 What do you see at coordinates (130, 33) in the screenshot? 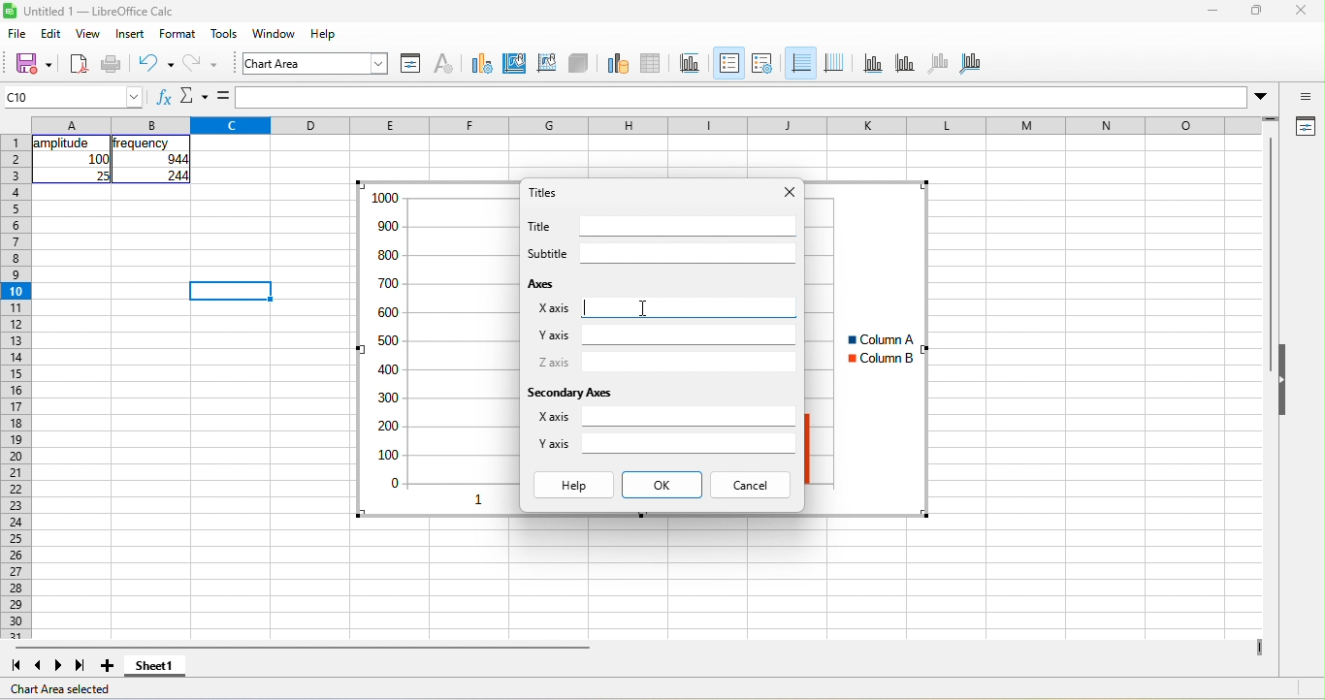
I see `insert` at bounding box center [130, 33].